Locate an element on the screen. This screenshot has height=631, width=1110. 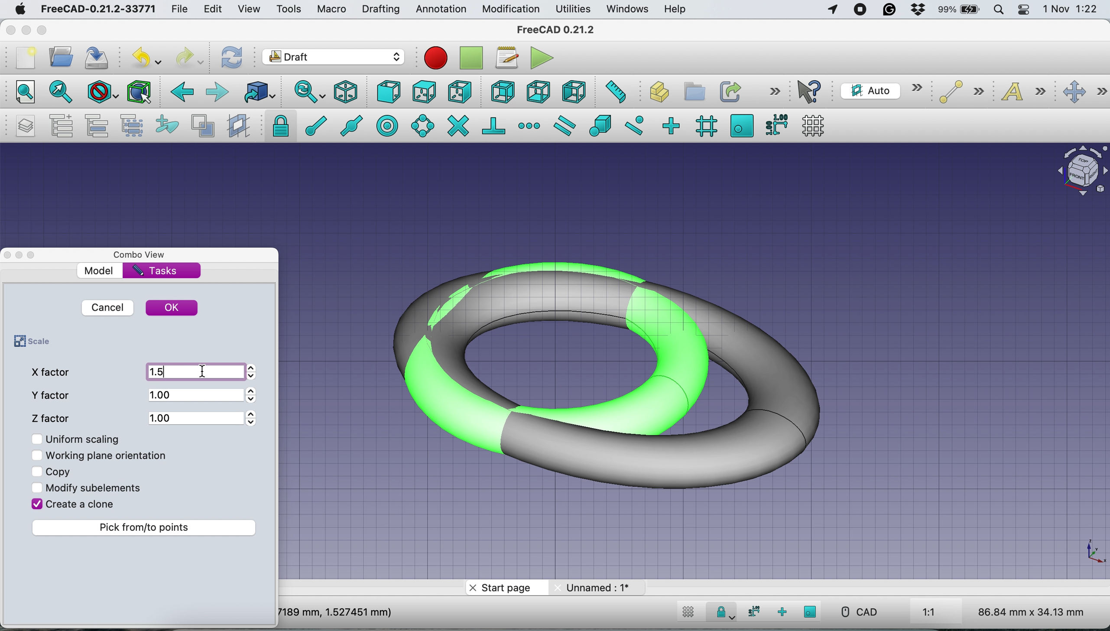
system logo is located at coordinates (18, 10).